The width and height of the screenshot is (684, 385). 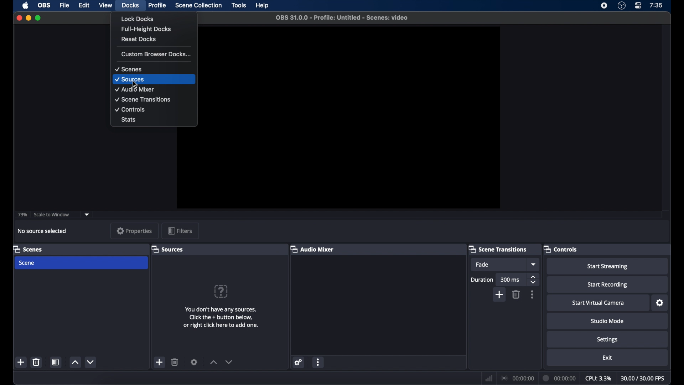 What do you see at coordinates (21, 362) in the screenshot?
I see `add` at bounding box center [21, 362].